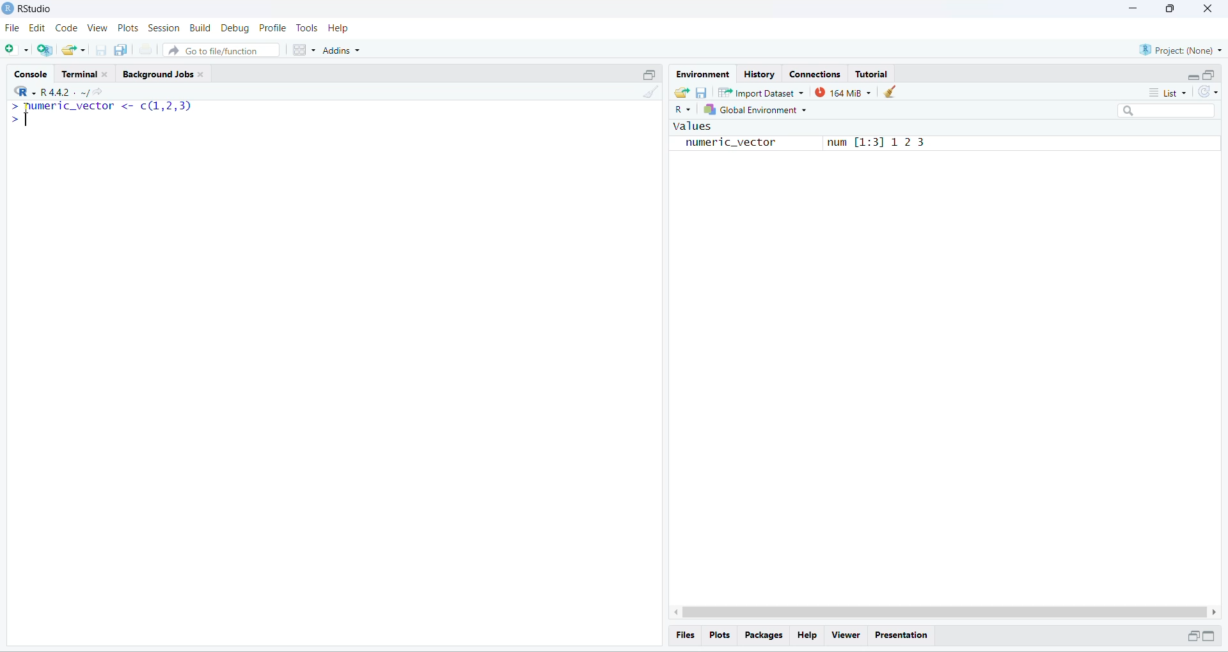  What do you see at coordinates (681, 91) in the screenshot?
I see `load workspace` at bounding box center [681, 91].